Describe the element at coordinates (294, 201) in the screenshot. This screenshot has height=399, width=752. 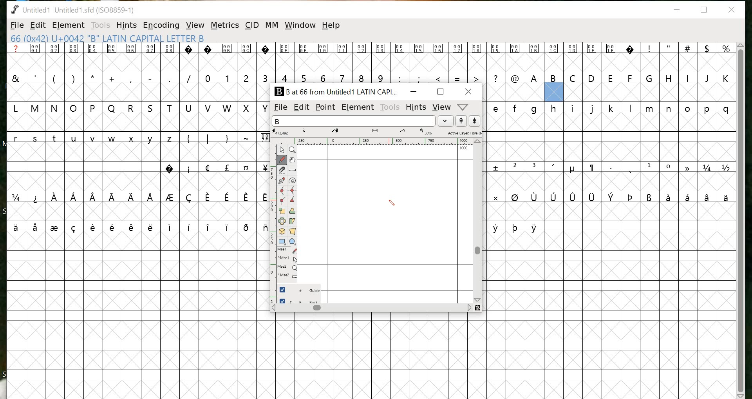
I see `Tangent` at that location.